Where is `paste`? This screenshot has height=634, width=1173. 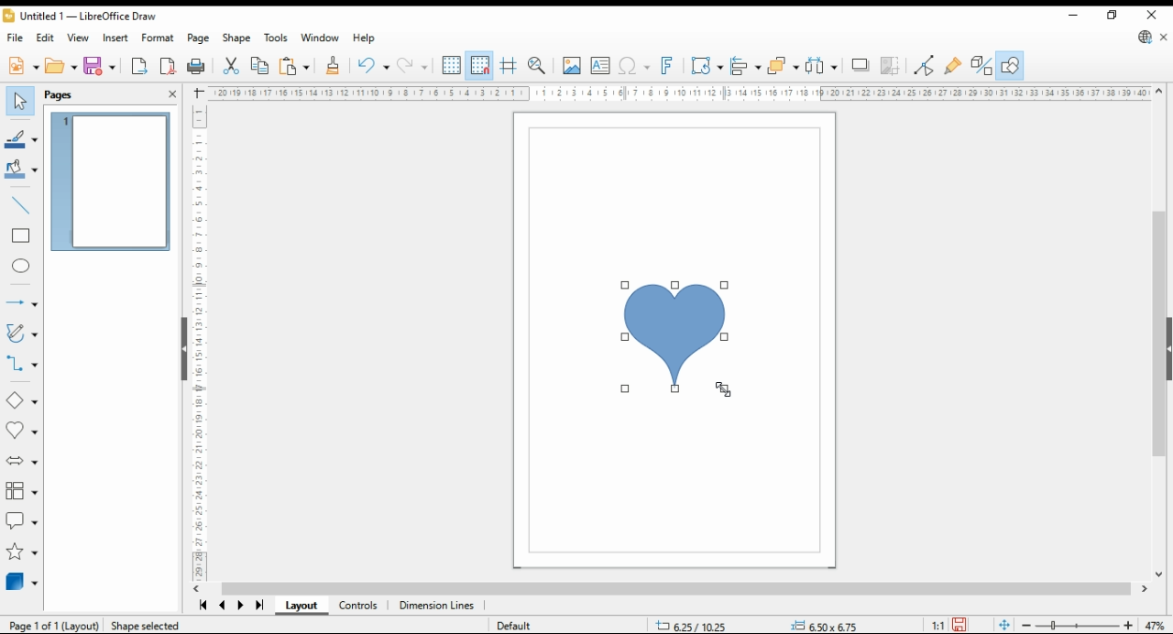
paste is located at coordinates (293, 66).